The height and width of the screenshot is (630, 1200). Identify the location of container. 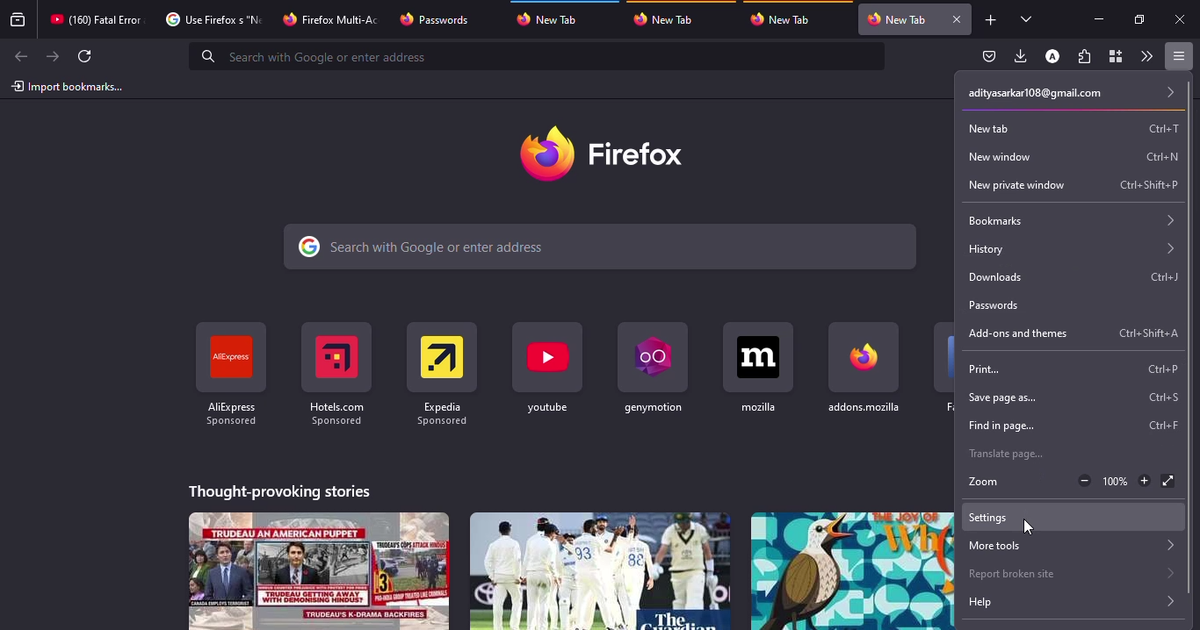
(1114, 57).